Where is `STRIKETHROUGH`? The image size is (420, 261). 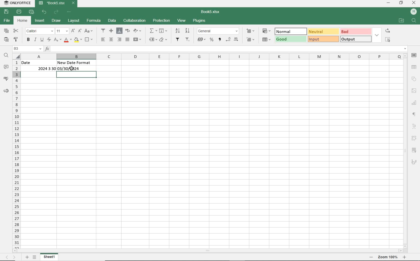 STRIKETHROUGH is located at coordinates (49, 40).